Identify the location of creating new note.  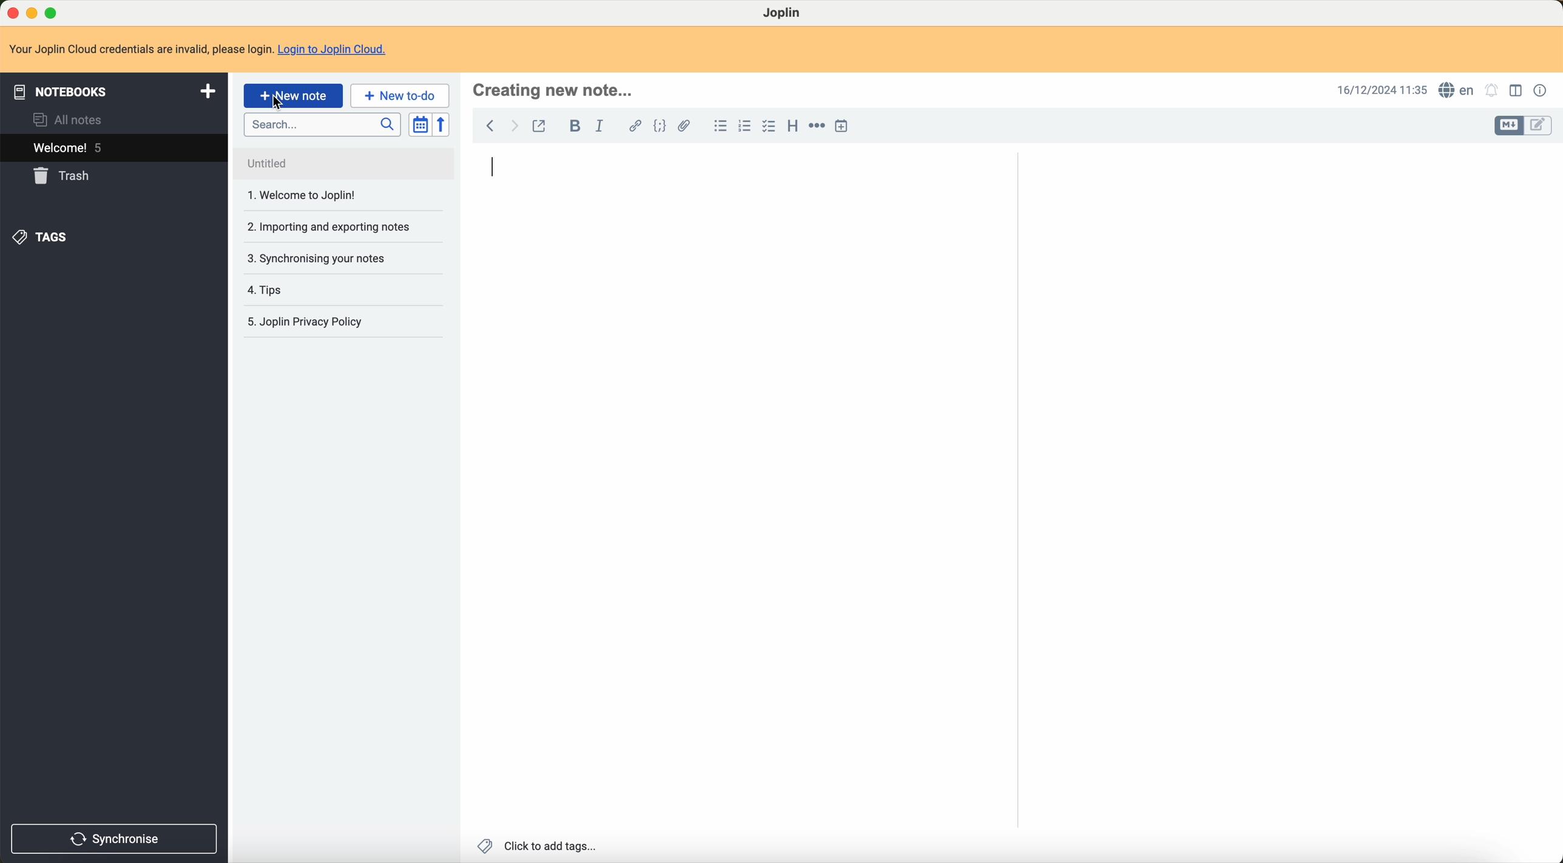
(555, 90).